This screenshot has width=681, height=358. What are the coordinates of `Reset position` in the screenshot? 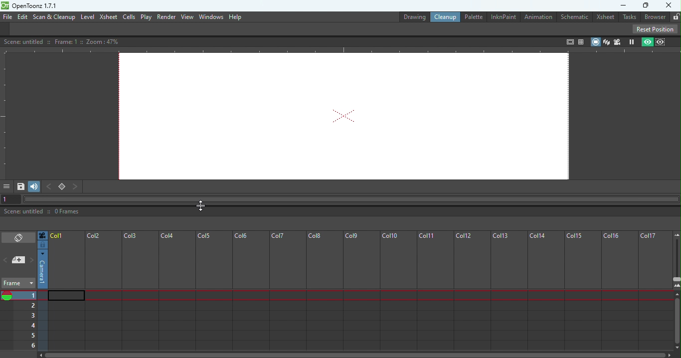 It's located at (657, 28).